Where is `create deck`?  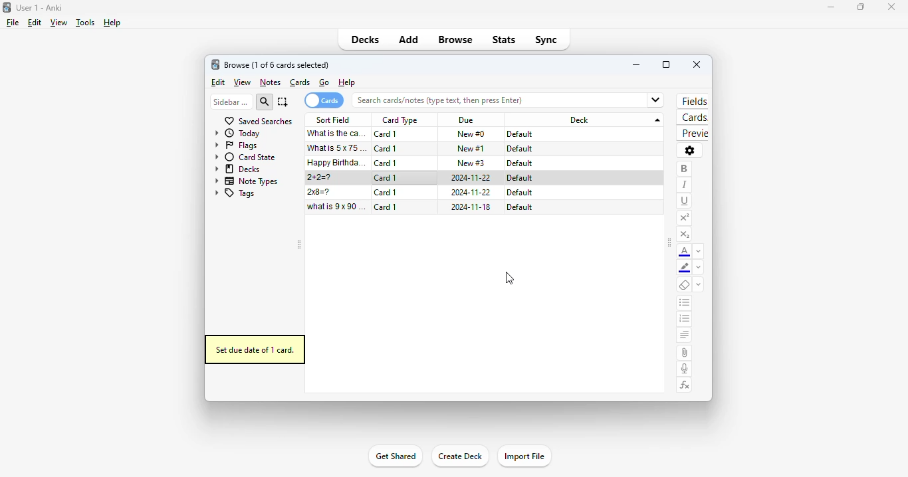
create deck is located at coordinates (460, 456).